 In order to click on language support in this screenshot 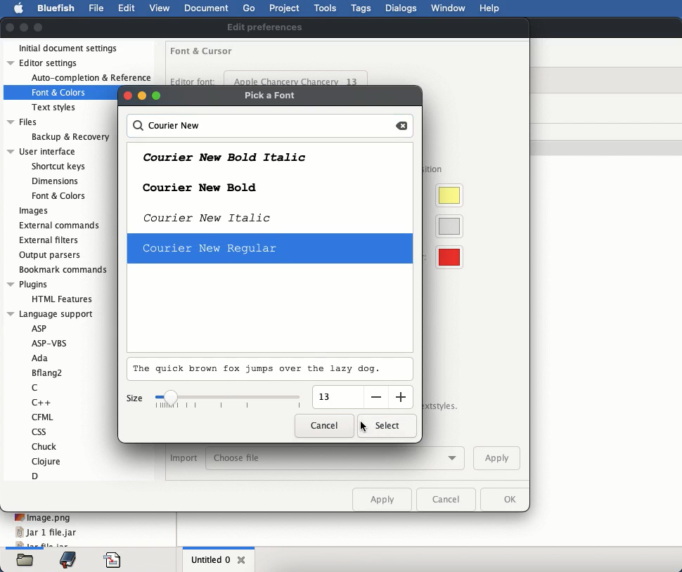, I will do `click(59, 396)`.